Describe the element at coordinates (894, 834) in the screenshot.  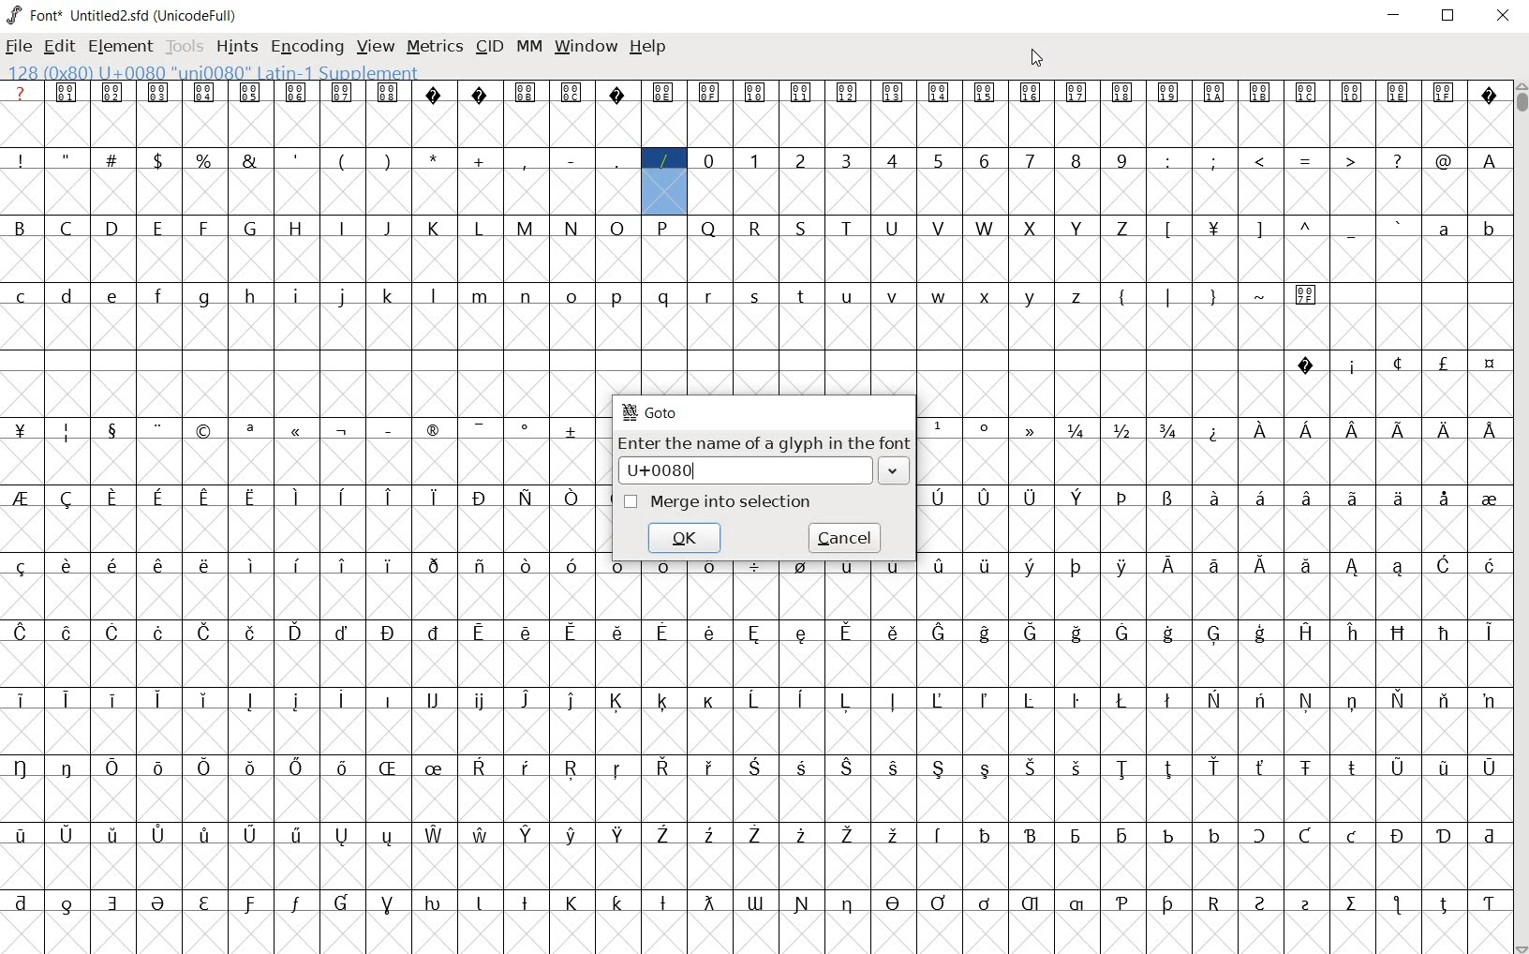
I see `glyph` at that location.